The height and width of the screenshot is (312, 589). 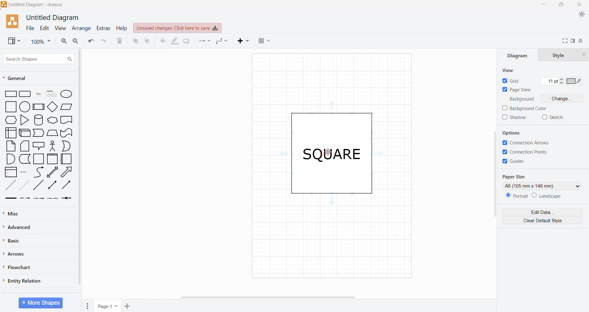 What do you see at coordinates (535, 196) in the screenshot?
I see `Set the Orientation of the page - Portrait or Landscape` at bounding box center [535, 196].